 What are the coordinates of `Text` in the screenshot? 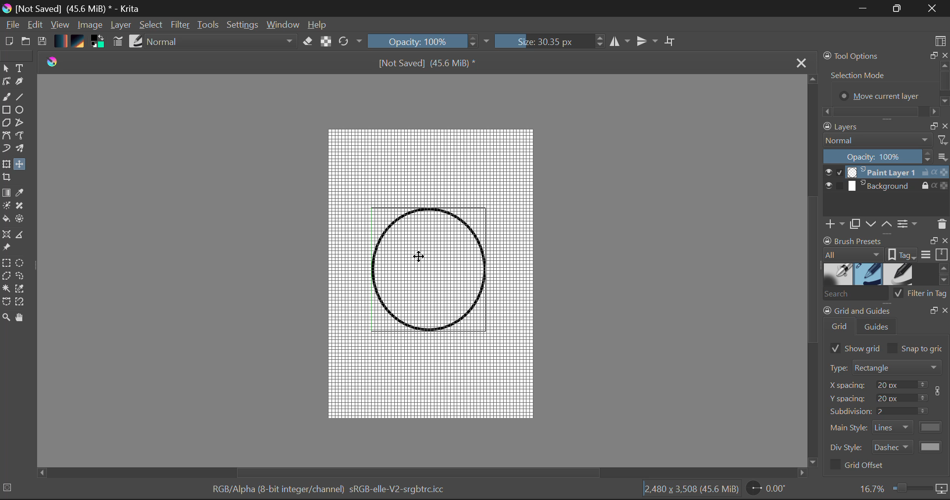 It's located at (20, 68).